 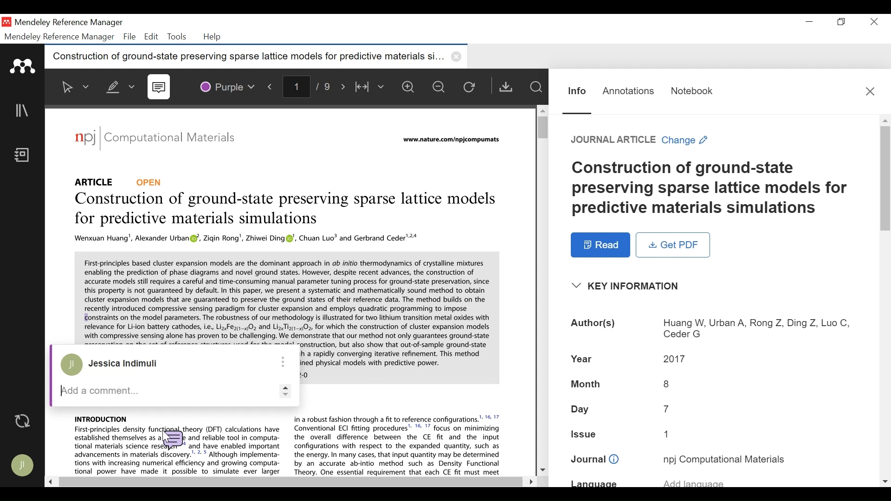 I want to click on more options, so click(x=283, y=361).